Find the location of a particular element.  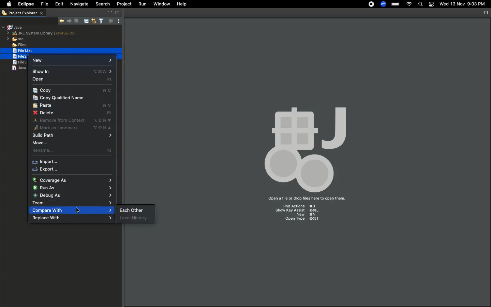

Show in is located at coordinates (72, 72).